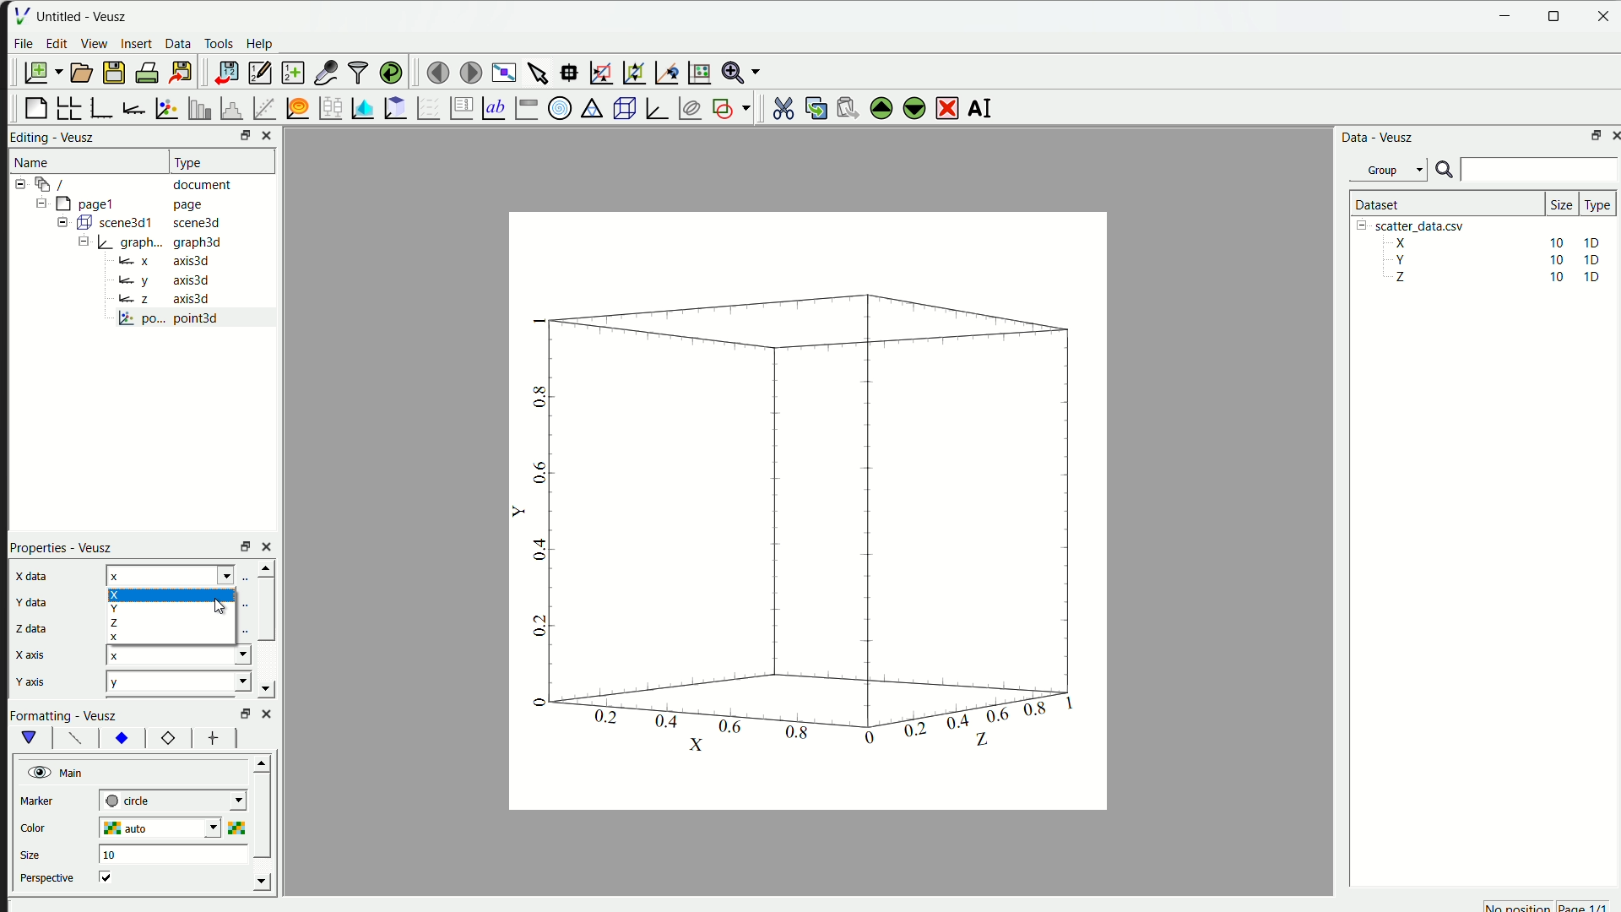  I want to click on x x, so click(187, 629).